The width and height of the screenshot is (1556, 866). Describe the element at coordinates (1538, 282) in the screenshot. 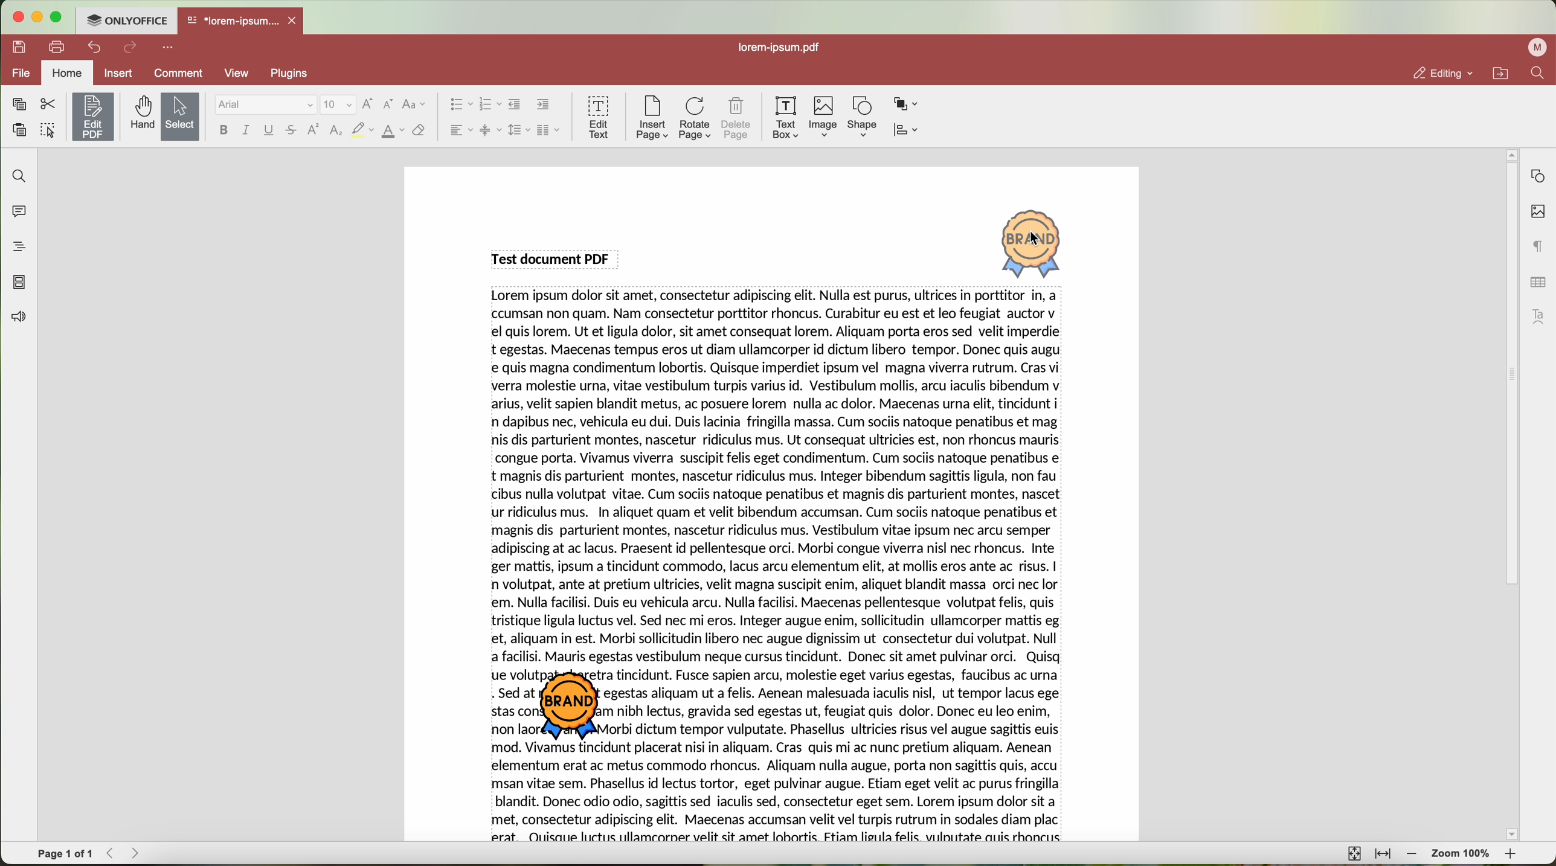

I see `table settings` at that location.